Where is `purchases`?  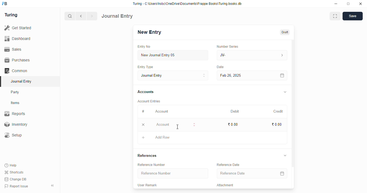
purchases is located at coordinates (17, 60).